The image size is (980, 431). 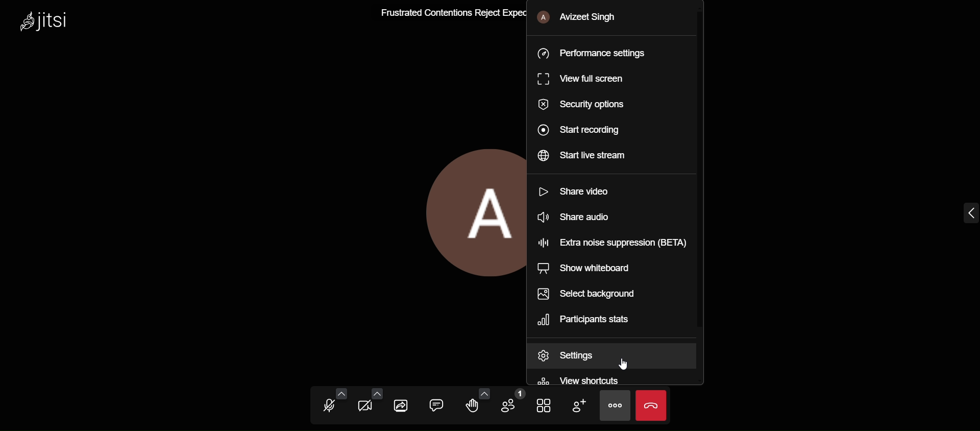 I want to click on profile picture, so click(x=462, y=212).